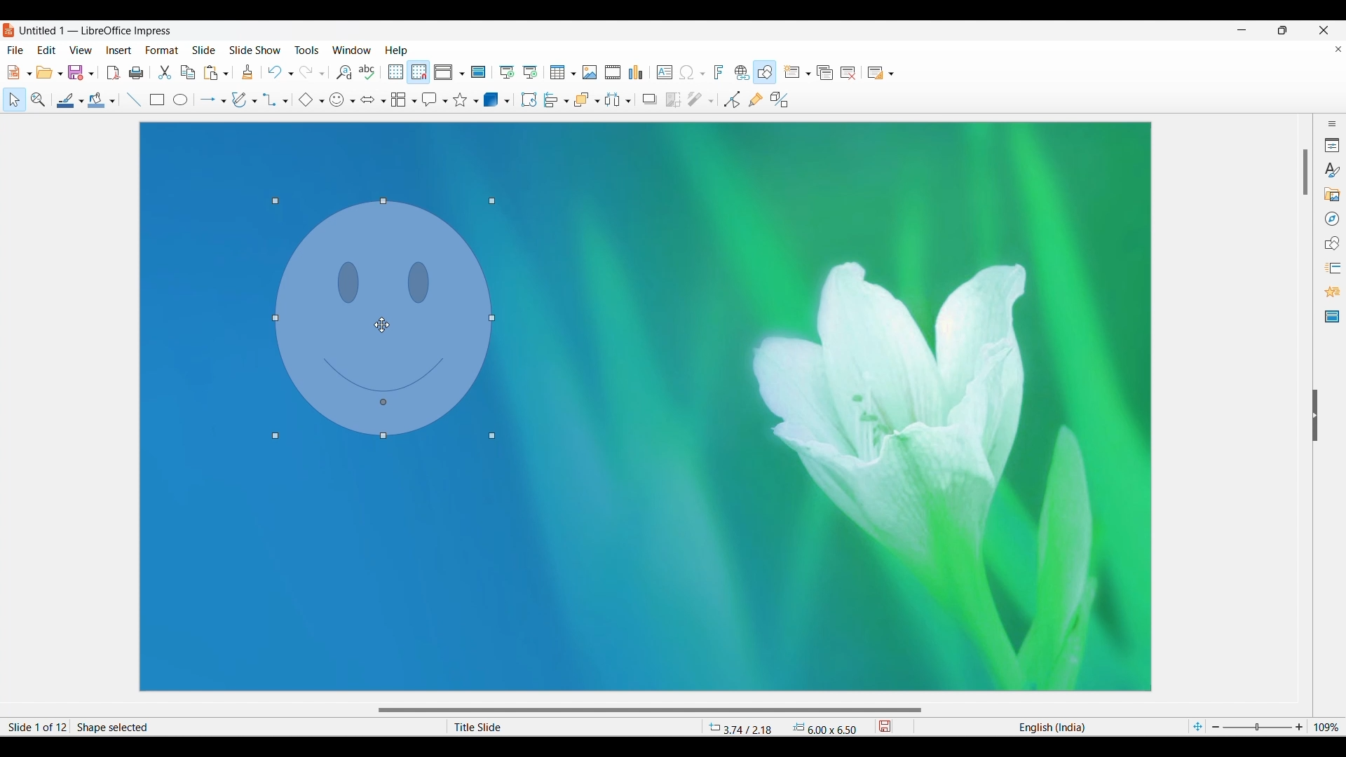 This screenshot has width=1346, height=757. I want to click on Object position changed, so click(385, 319).